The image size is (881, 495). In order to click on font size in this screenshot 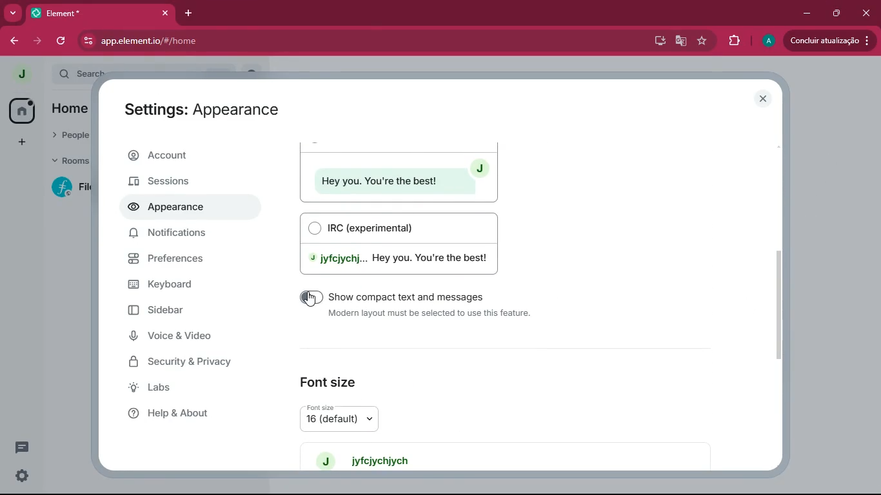, I will do `click(353, 418)`.